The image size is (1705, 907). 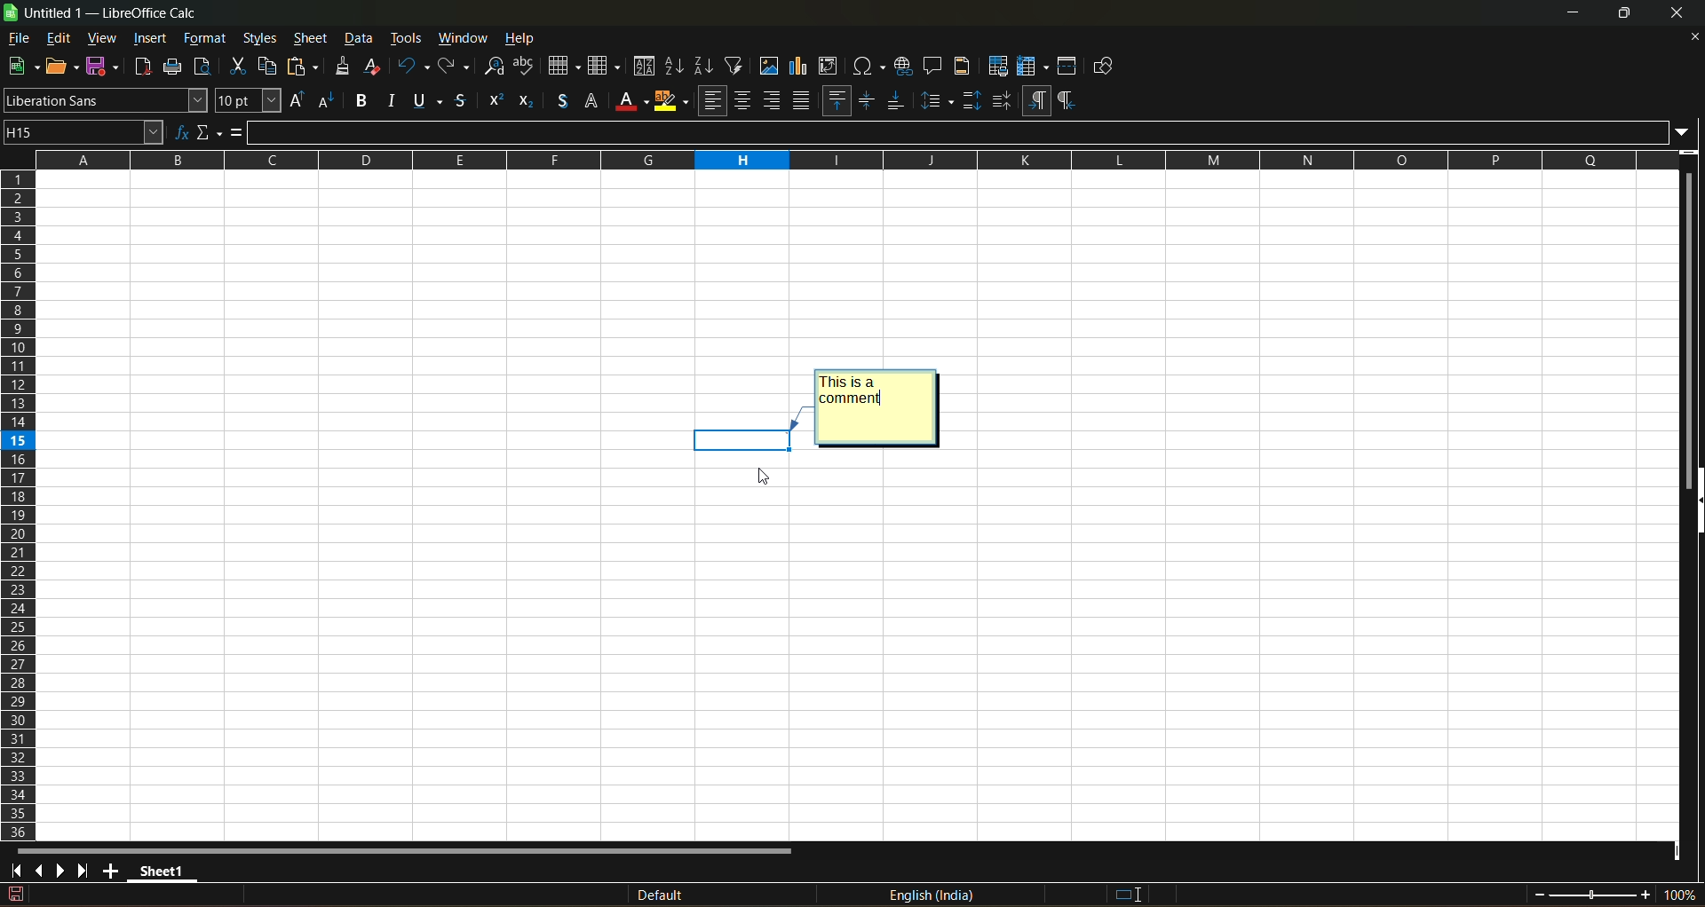 What do you see at coordinates (107, 100) in the screenshot?
I see `font name` at bounding box center [107, 100].